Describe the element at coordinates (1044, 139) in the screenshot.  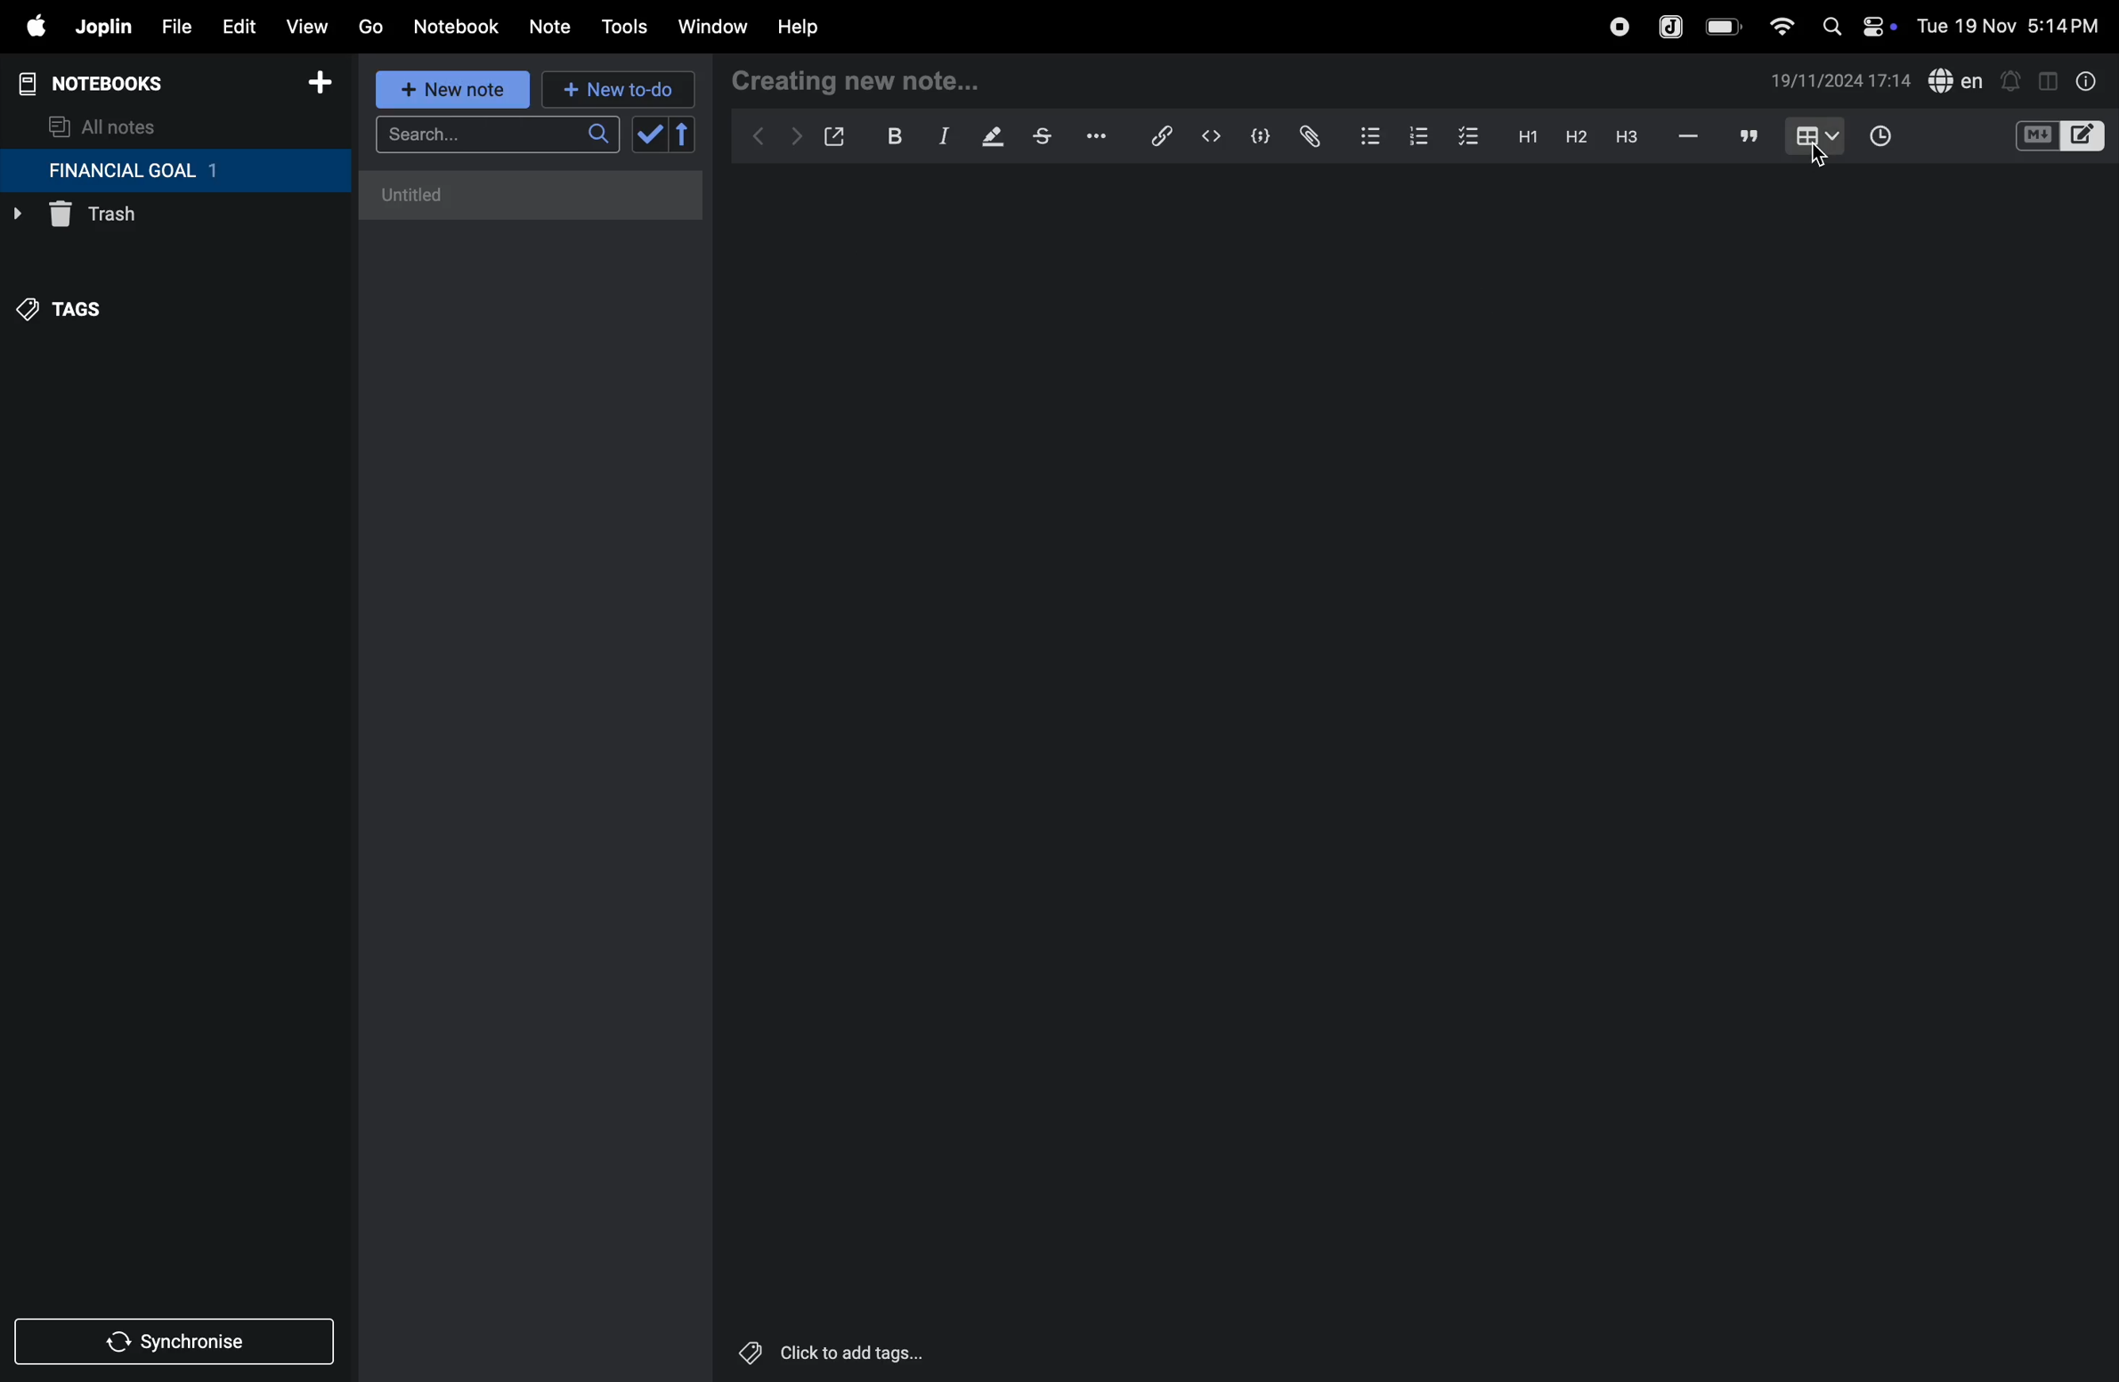
I see `stketchbook` at that location.